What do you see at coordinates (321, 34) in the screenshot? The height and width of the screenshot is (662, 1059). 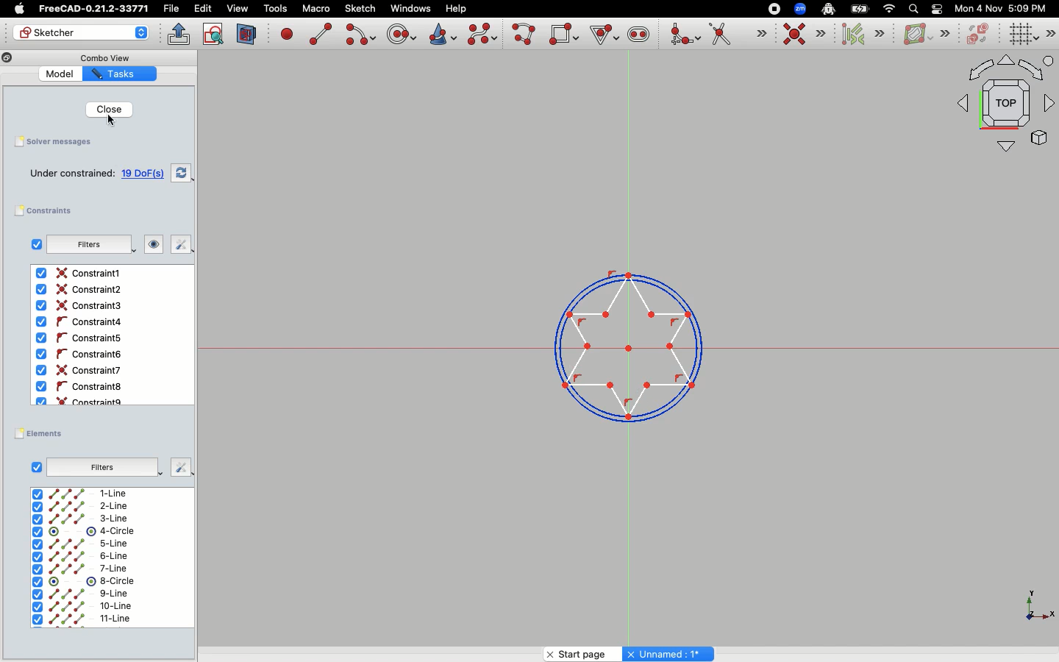 I see `Create line` at bounding box center [321, 34].